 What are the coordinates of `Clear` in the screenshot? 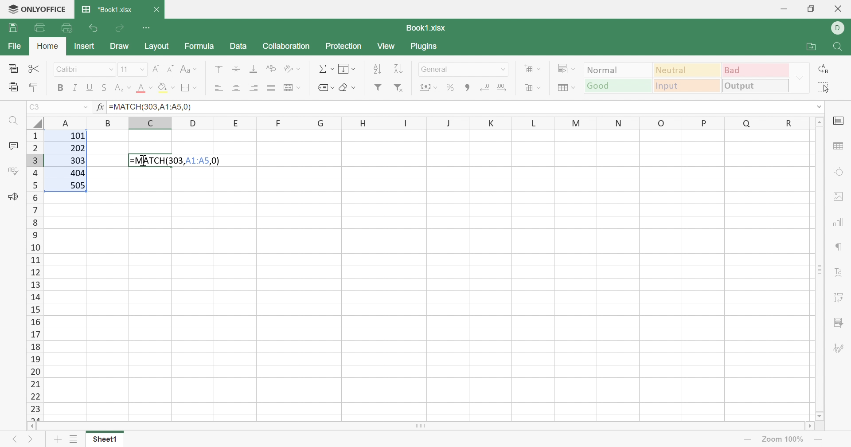 It's located at (347, 86).